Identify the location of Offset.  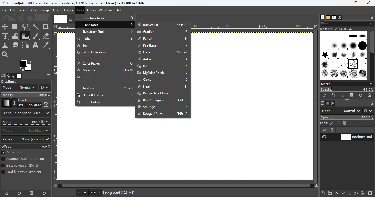
(26, 146).